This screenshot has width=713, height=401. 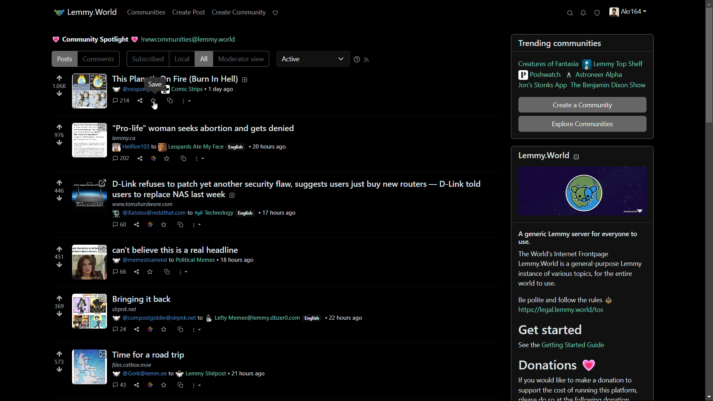 I want to click on about lemmy.world, so click(x=583, y=274).